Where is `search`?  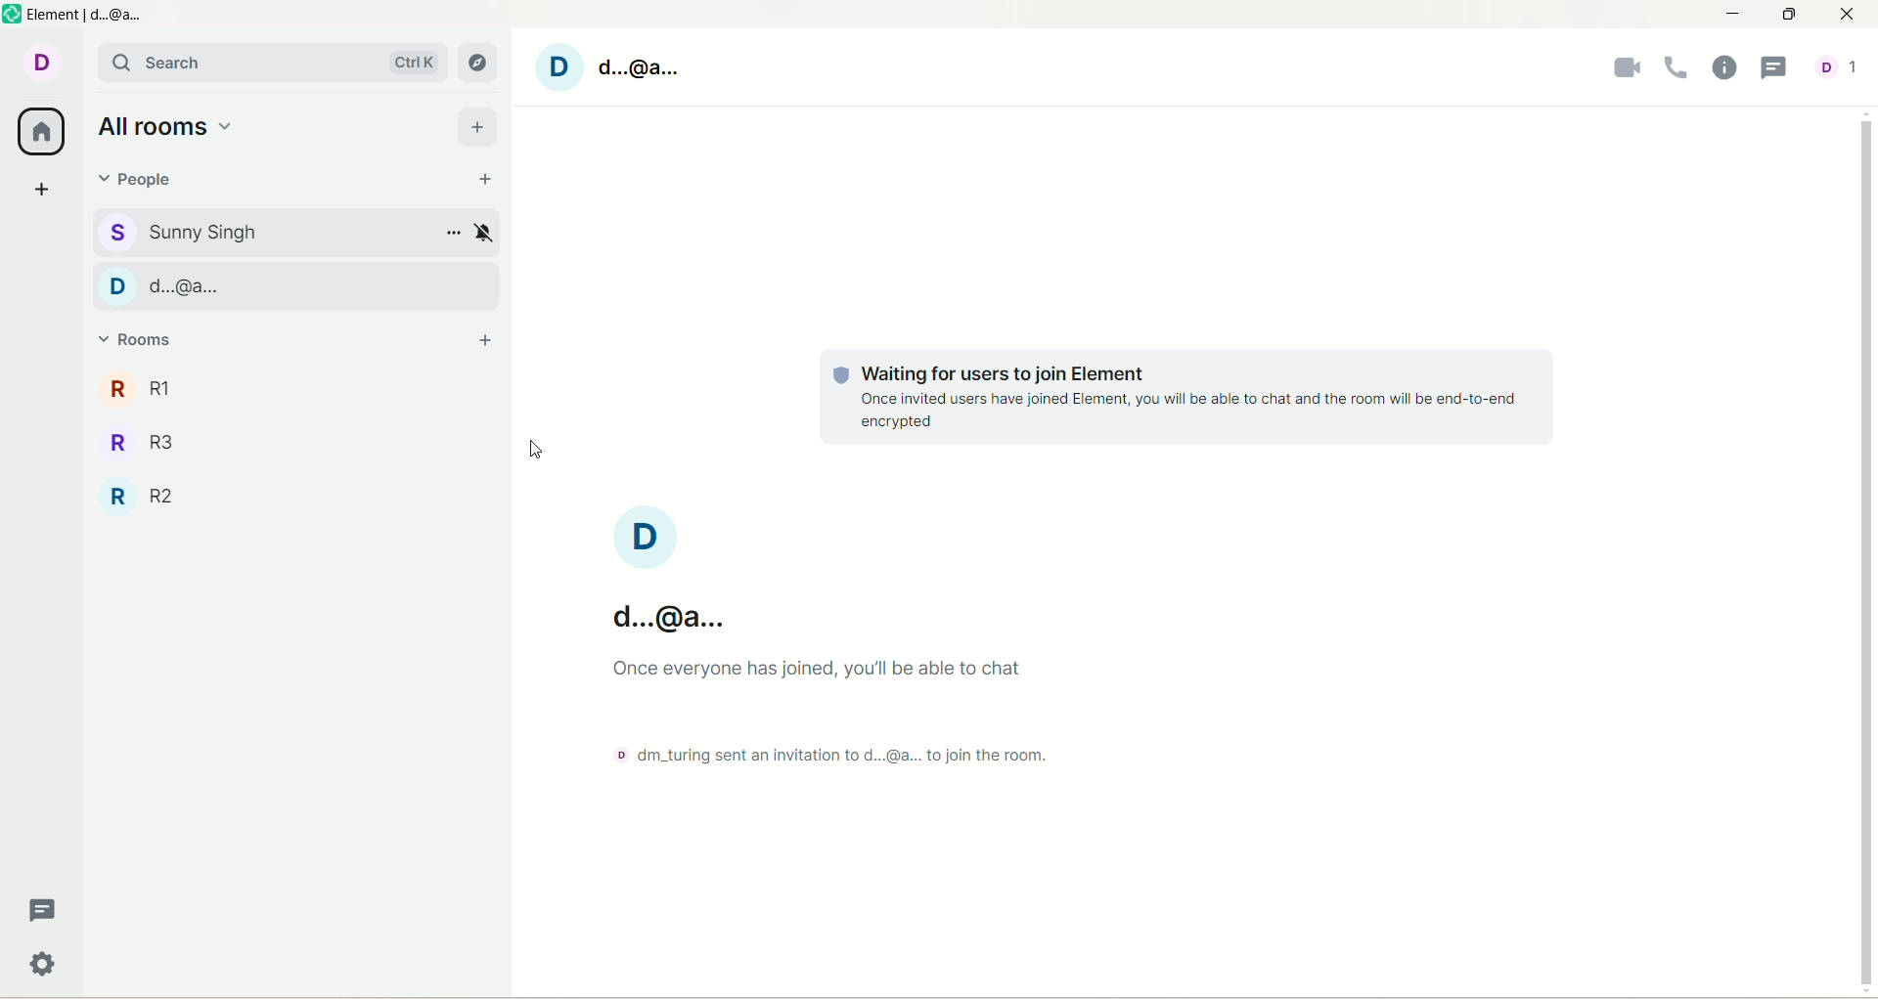 search is located at coordinates (271, 63).